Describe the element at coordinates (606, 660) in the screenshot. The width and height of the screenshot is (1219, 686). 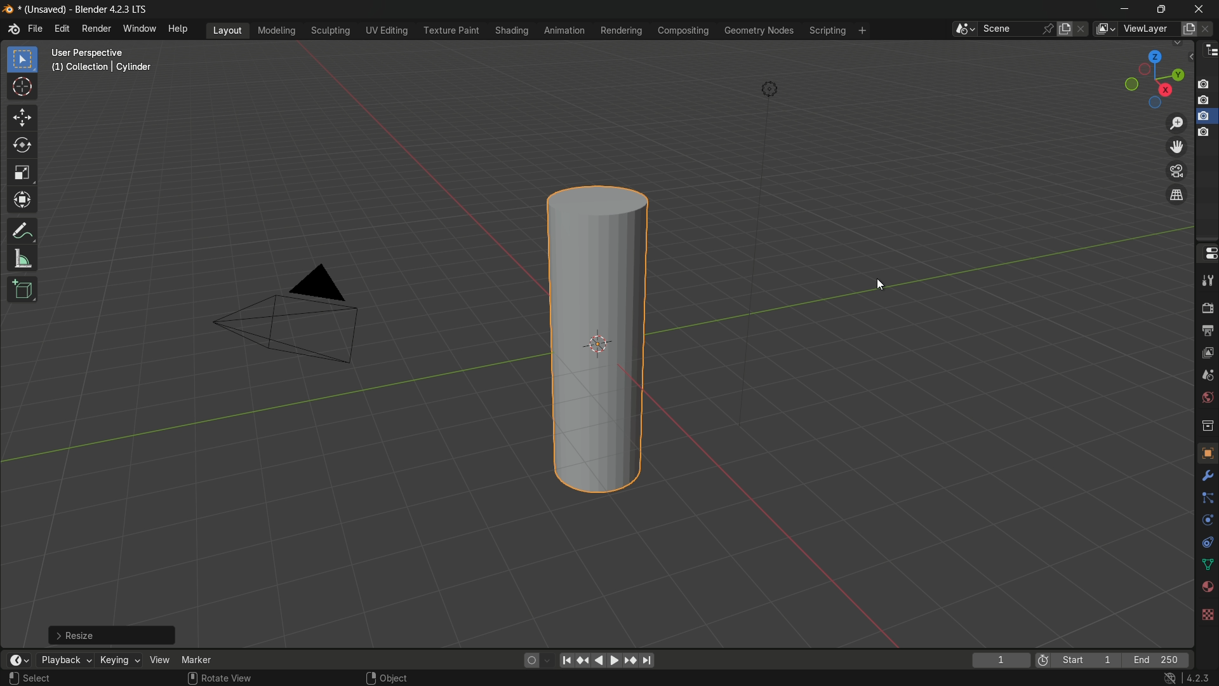
I see `play animation` at that location.